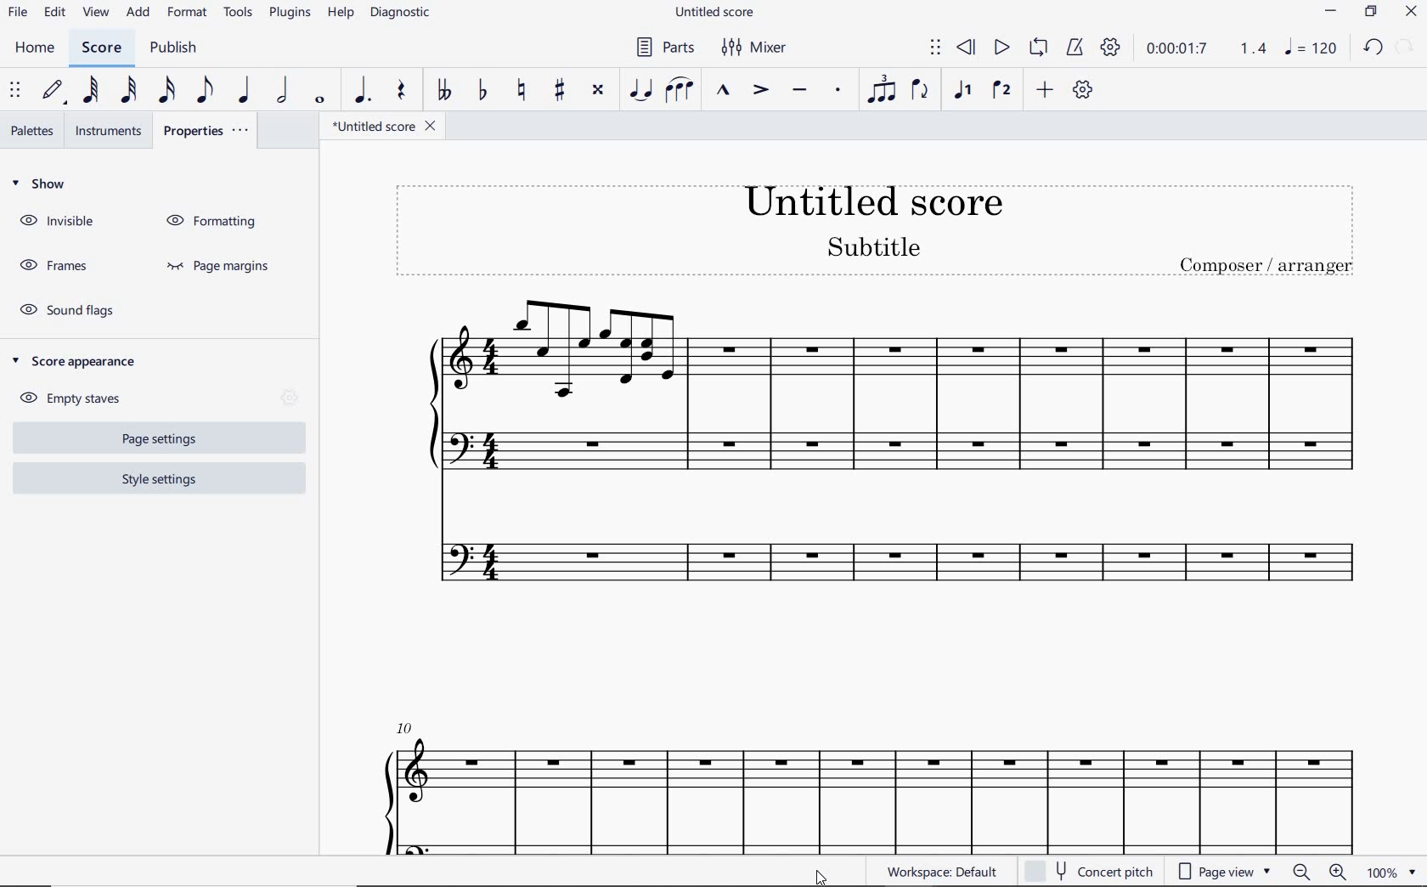  I want to click on EIGHTH NOTE, so click(206, 91).